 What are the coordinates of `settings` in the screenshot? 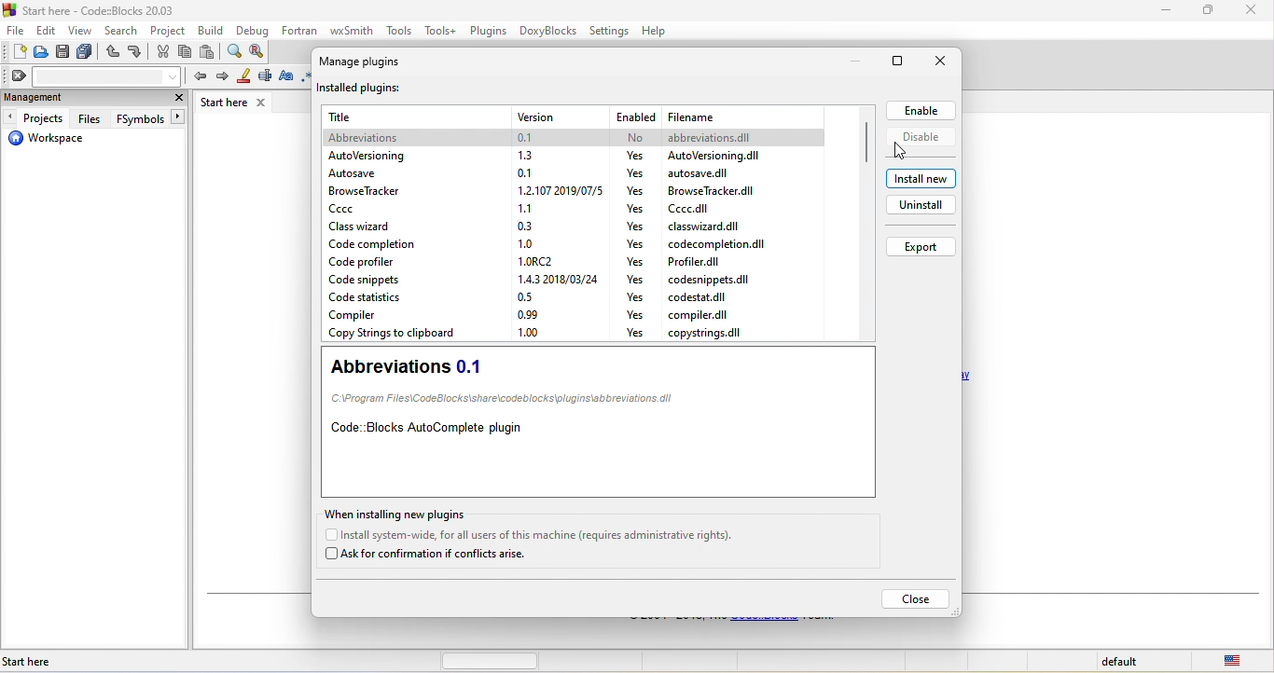 It's located at (610, 32).